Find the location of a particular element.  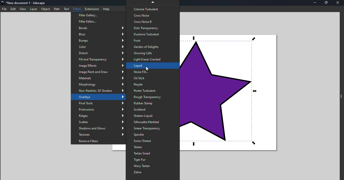

Overlays is located at coordinates (99, 97).